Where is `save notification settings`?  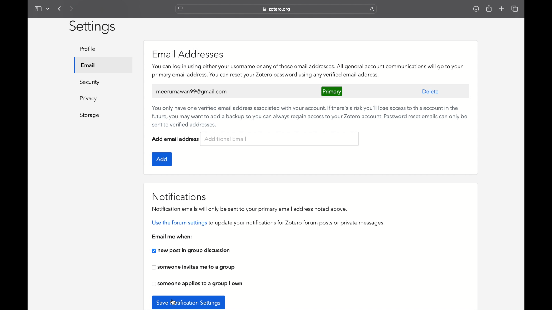
save notification settings is located at coordinates (188, 302).